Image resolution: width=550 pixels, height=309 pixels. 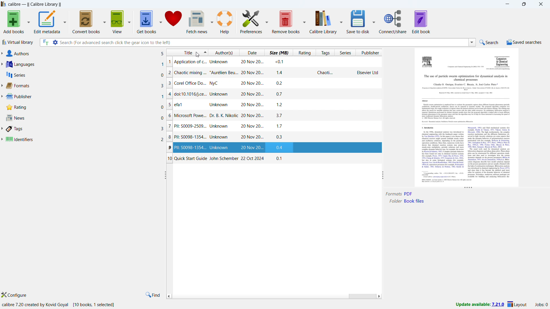 What do you see at coordinates (368, 74) in the screenshot?
I see `Elsevier Ltd` at bounding box center [368, 74].